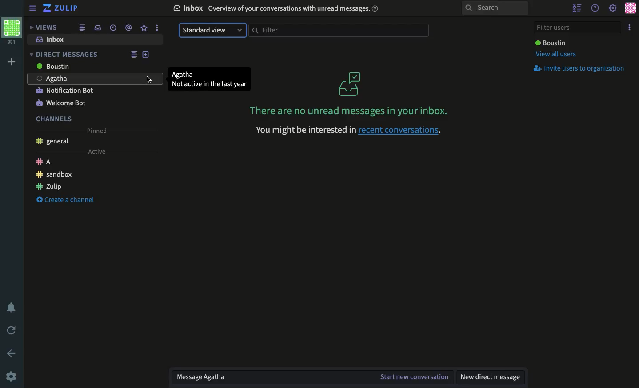 The height and width of the screenshot is (388, 639). What do you see at coordinates (351, 129) in the screenshot?
I see `recent conversations` at bounding box center [351, 129].